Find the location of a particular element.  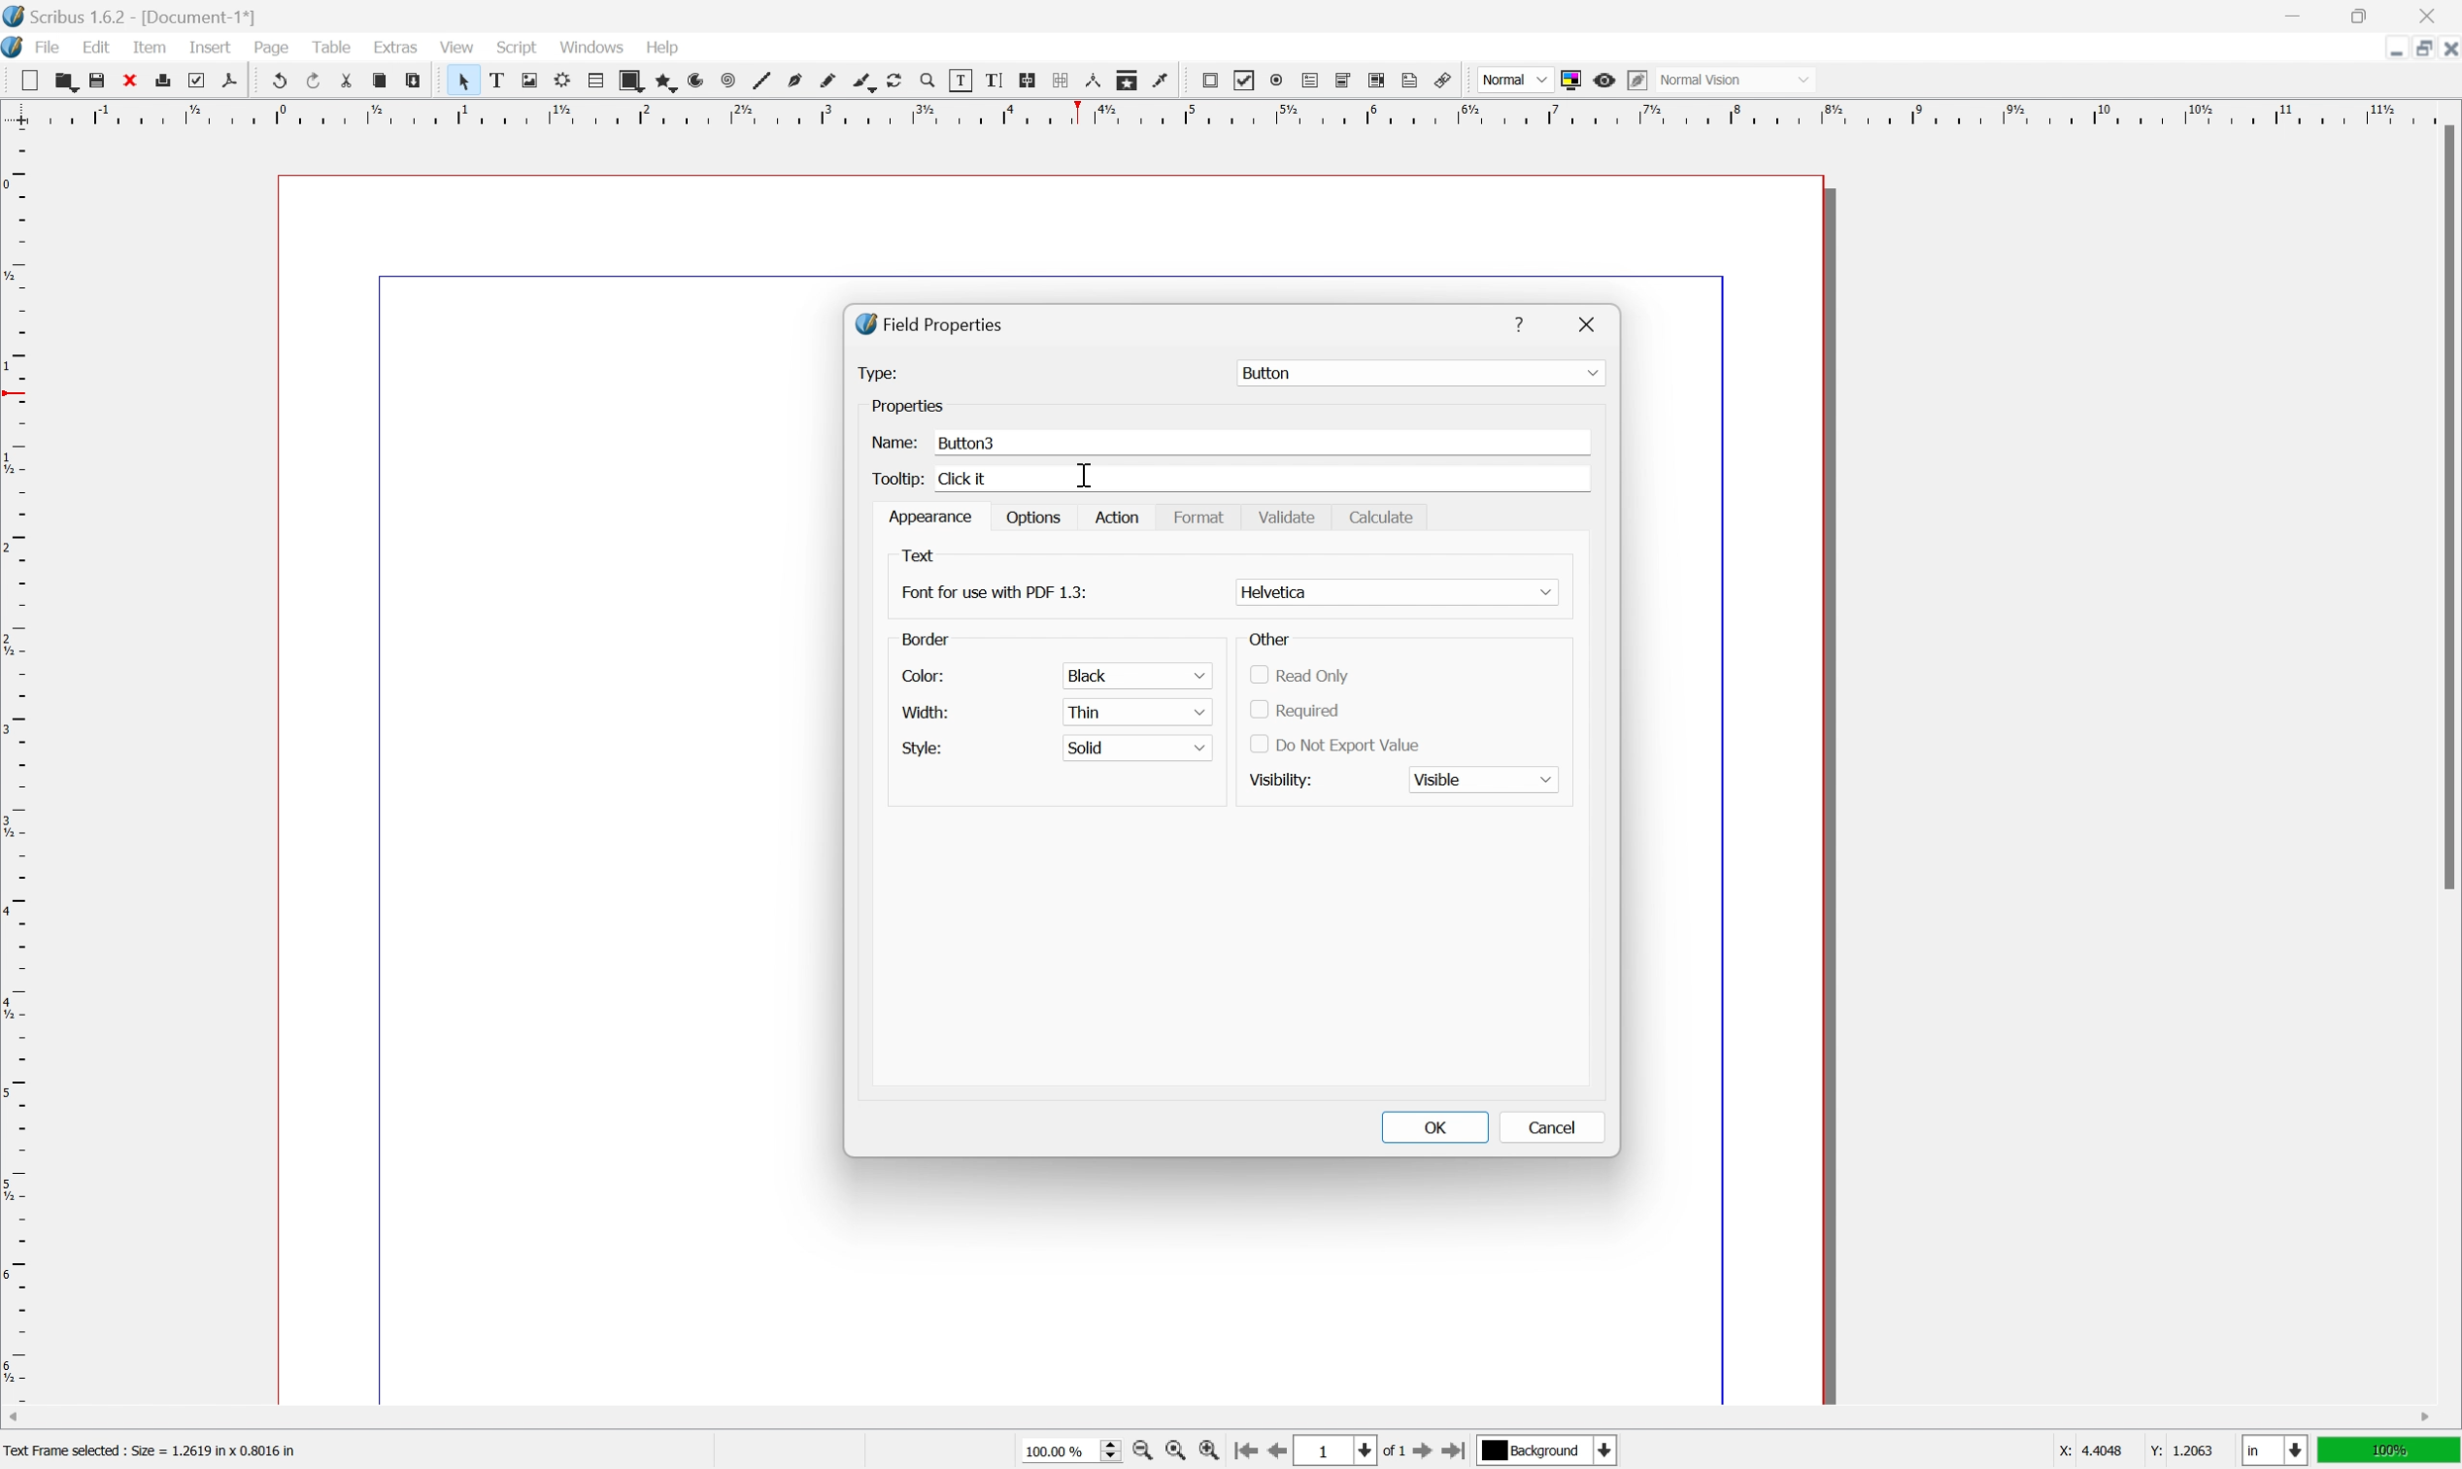

rotate item is located at coordinates (895, 82).